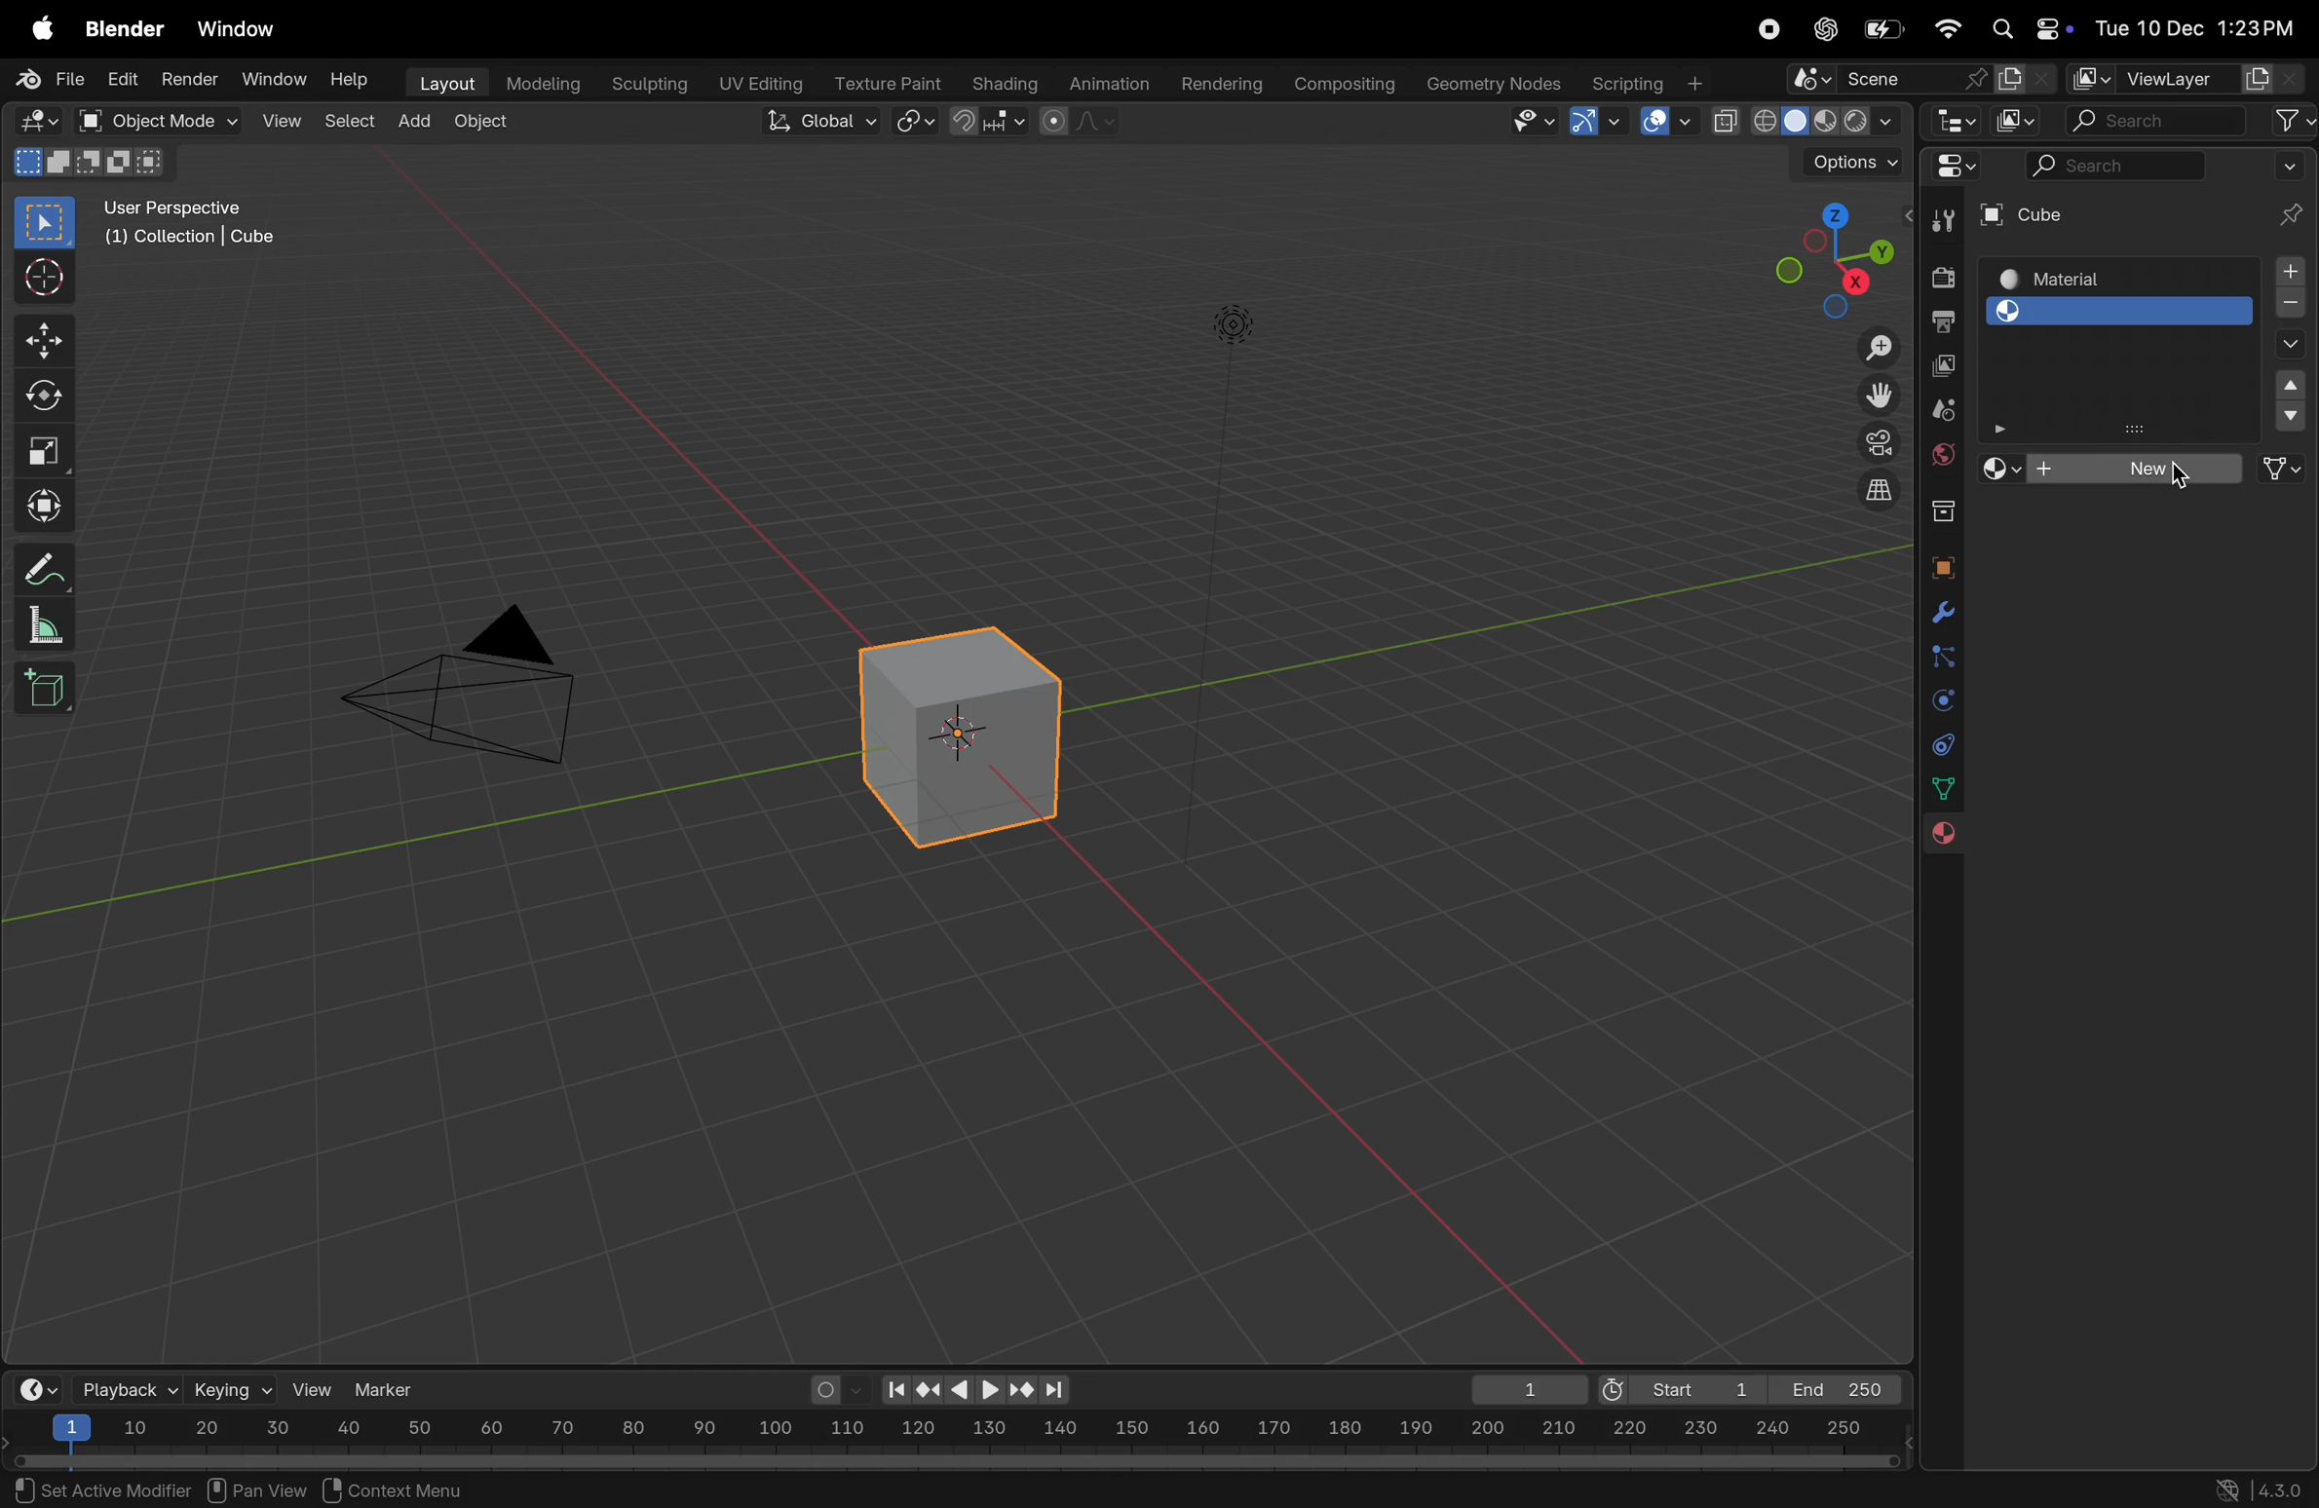 This screenshot has height=1508, width=2319. Describe the element at coordinates (1599, 121) in the screenshot. I see `show gimzo` at that location.